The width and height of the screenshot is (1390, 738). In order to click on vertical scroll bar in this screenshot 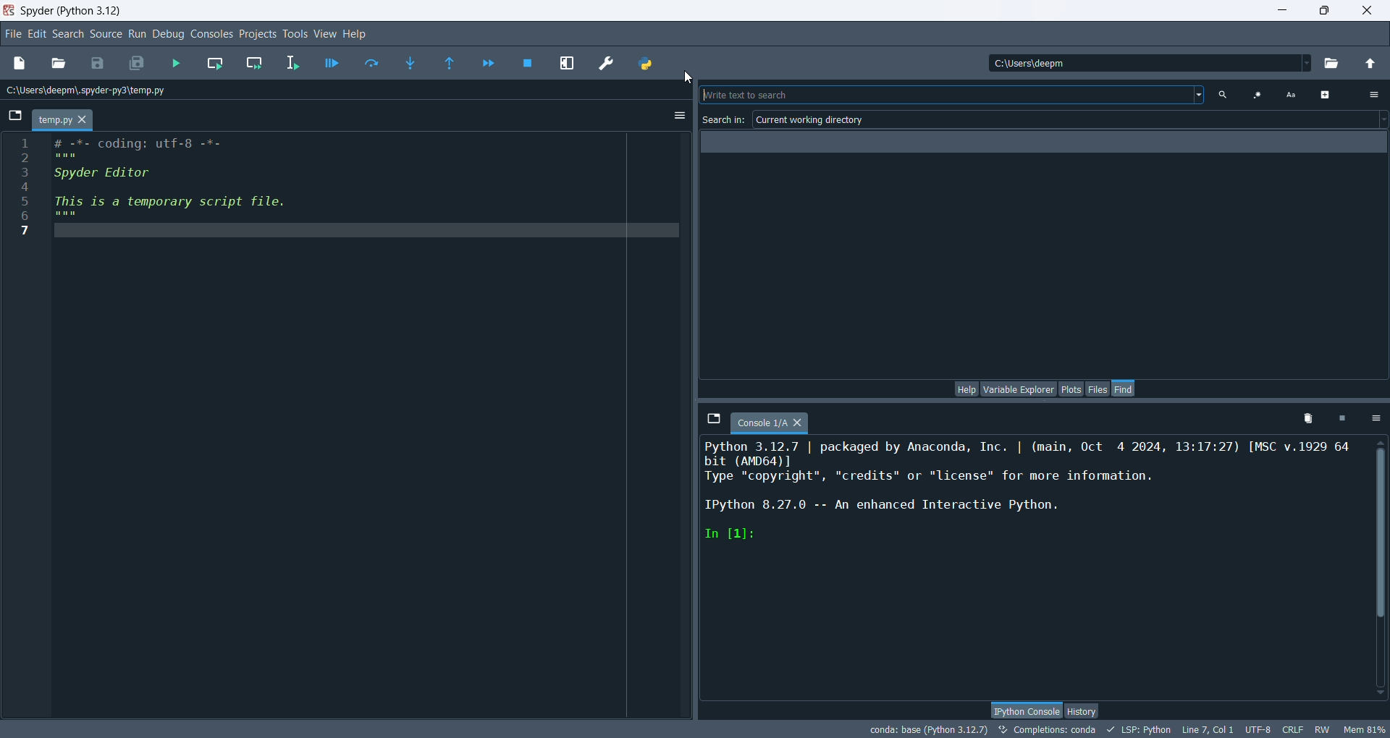, I will do `click(1375, 566)`.